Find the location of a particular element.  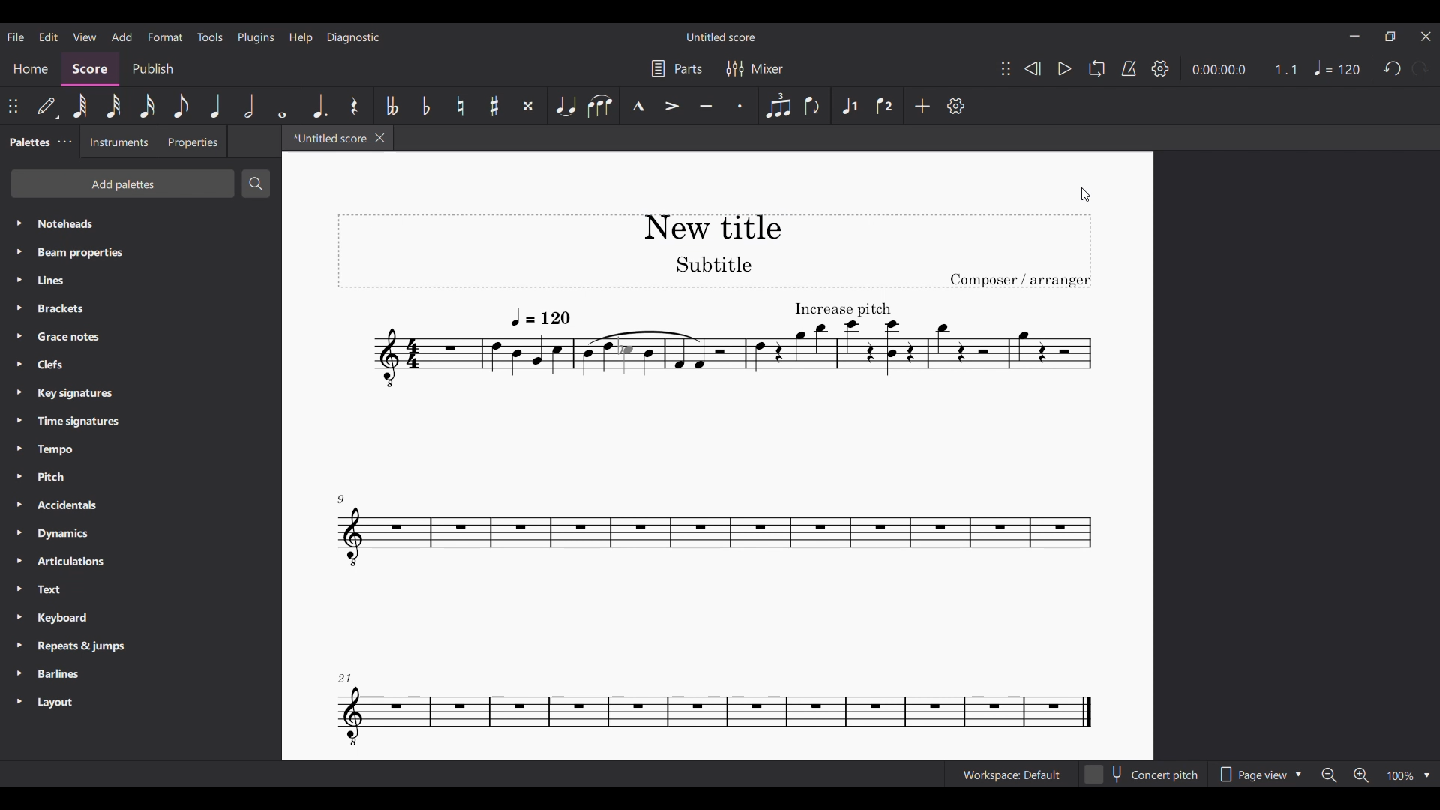

Voice 2 is located at coordinates (886, 106).